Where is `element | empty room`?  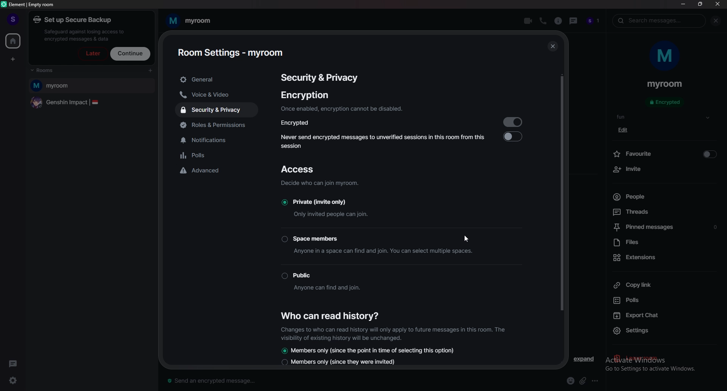
element | empty room is located at coordinates (32, 4).